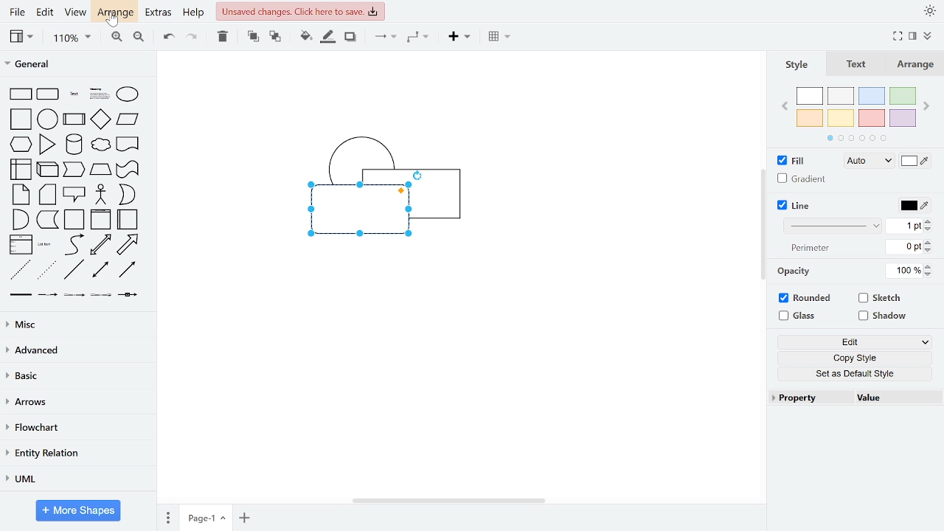 The image size is (944, 531). I want to click on 0pt, so click(904, 247).